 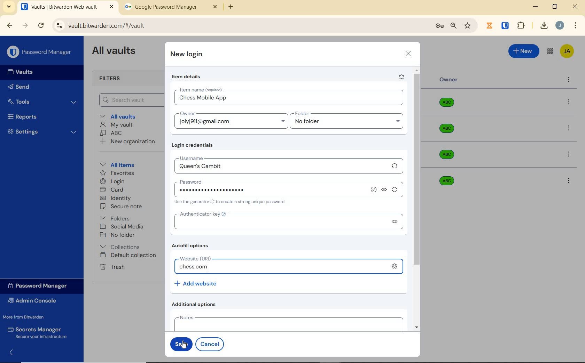 I want to click on option, so click(x=570, y=155).